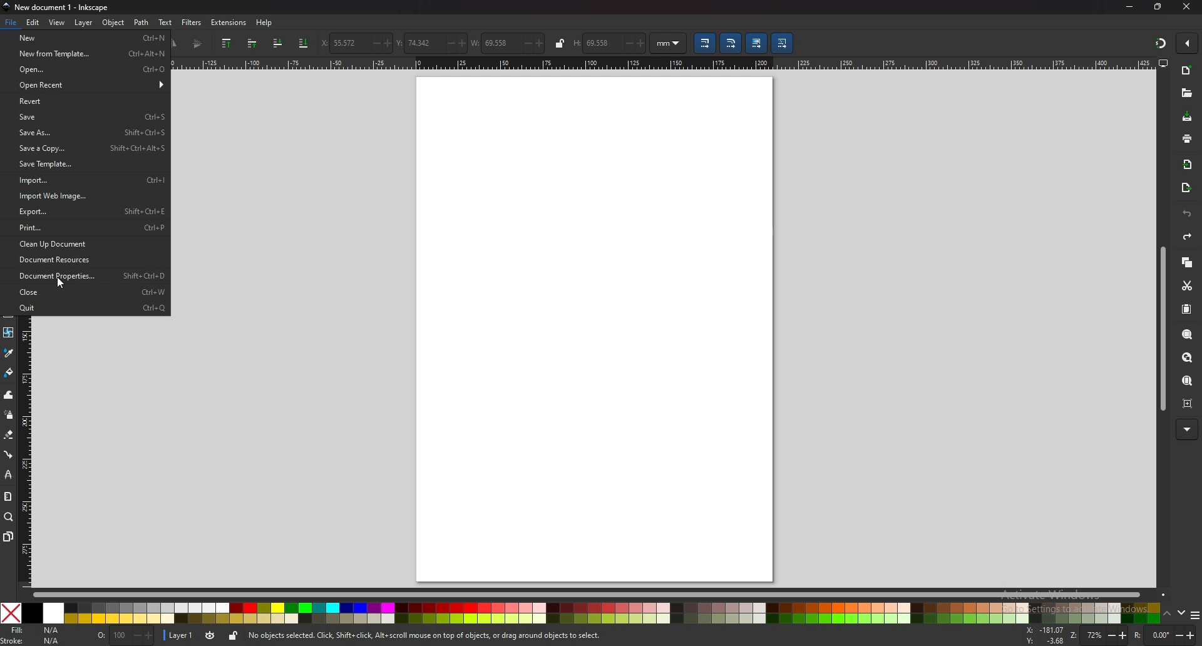 Image resolution: width=1202 pixels, height=646 pixels. I want to click on cursor coordinates x-axis, so click(1044, 631).